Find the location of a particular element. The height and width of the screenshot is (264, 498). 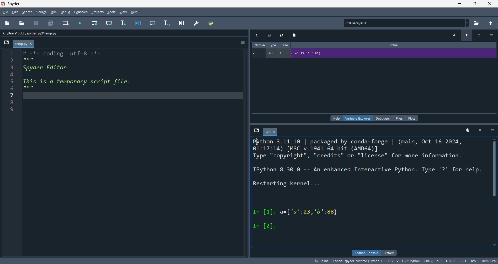

options is located at coordinates (243, 43).